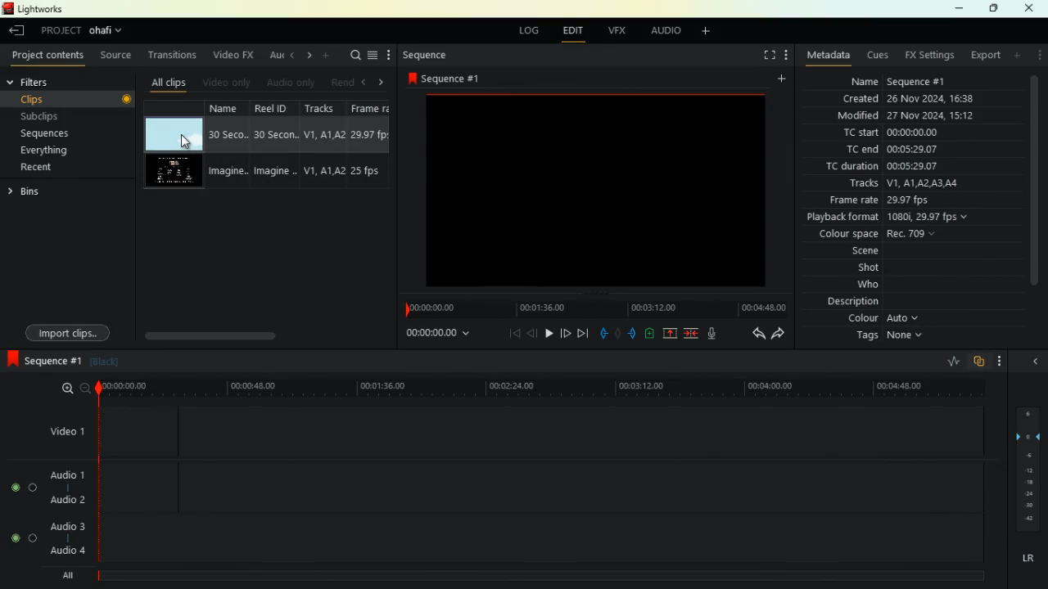  I want to click on sequence, so click(42, 361).